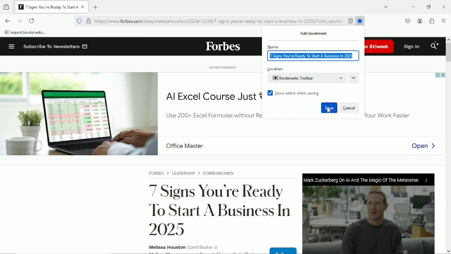 Image resolution: width=451 pixels, height=254 pixels. Describe the element at coordinates (10, 46) in the screenshot. I see `Menu` at that location.